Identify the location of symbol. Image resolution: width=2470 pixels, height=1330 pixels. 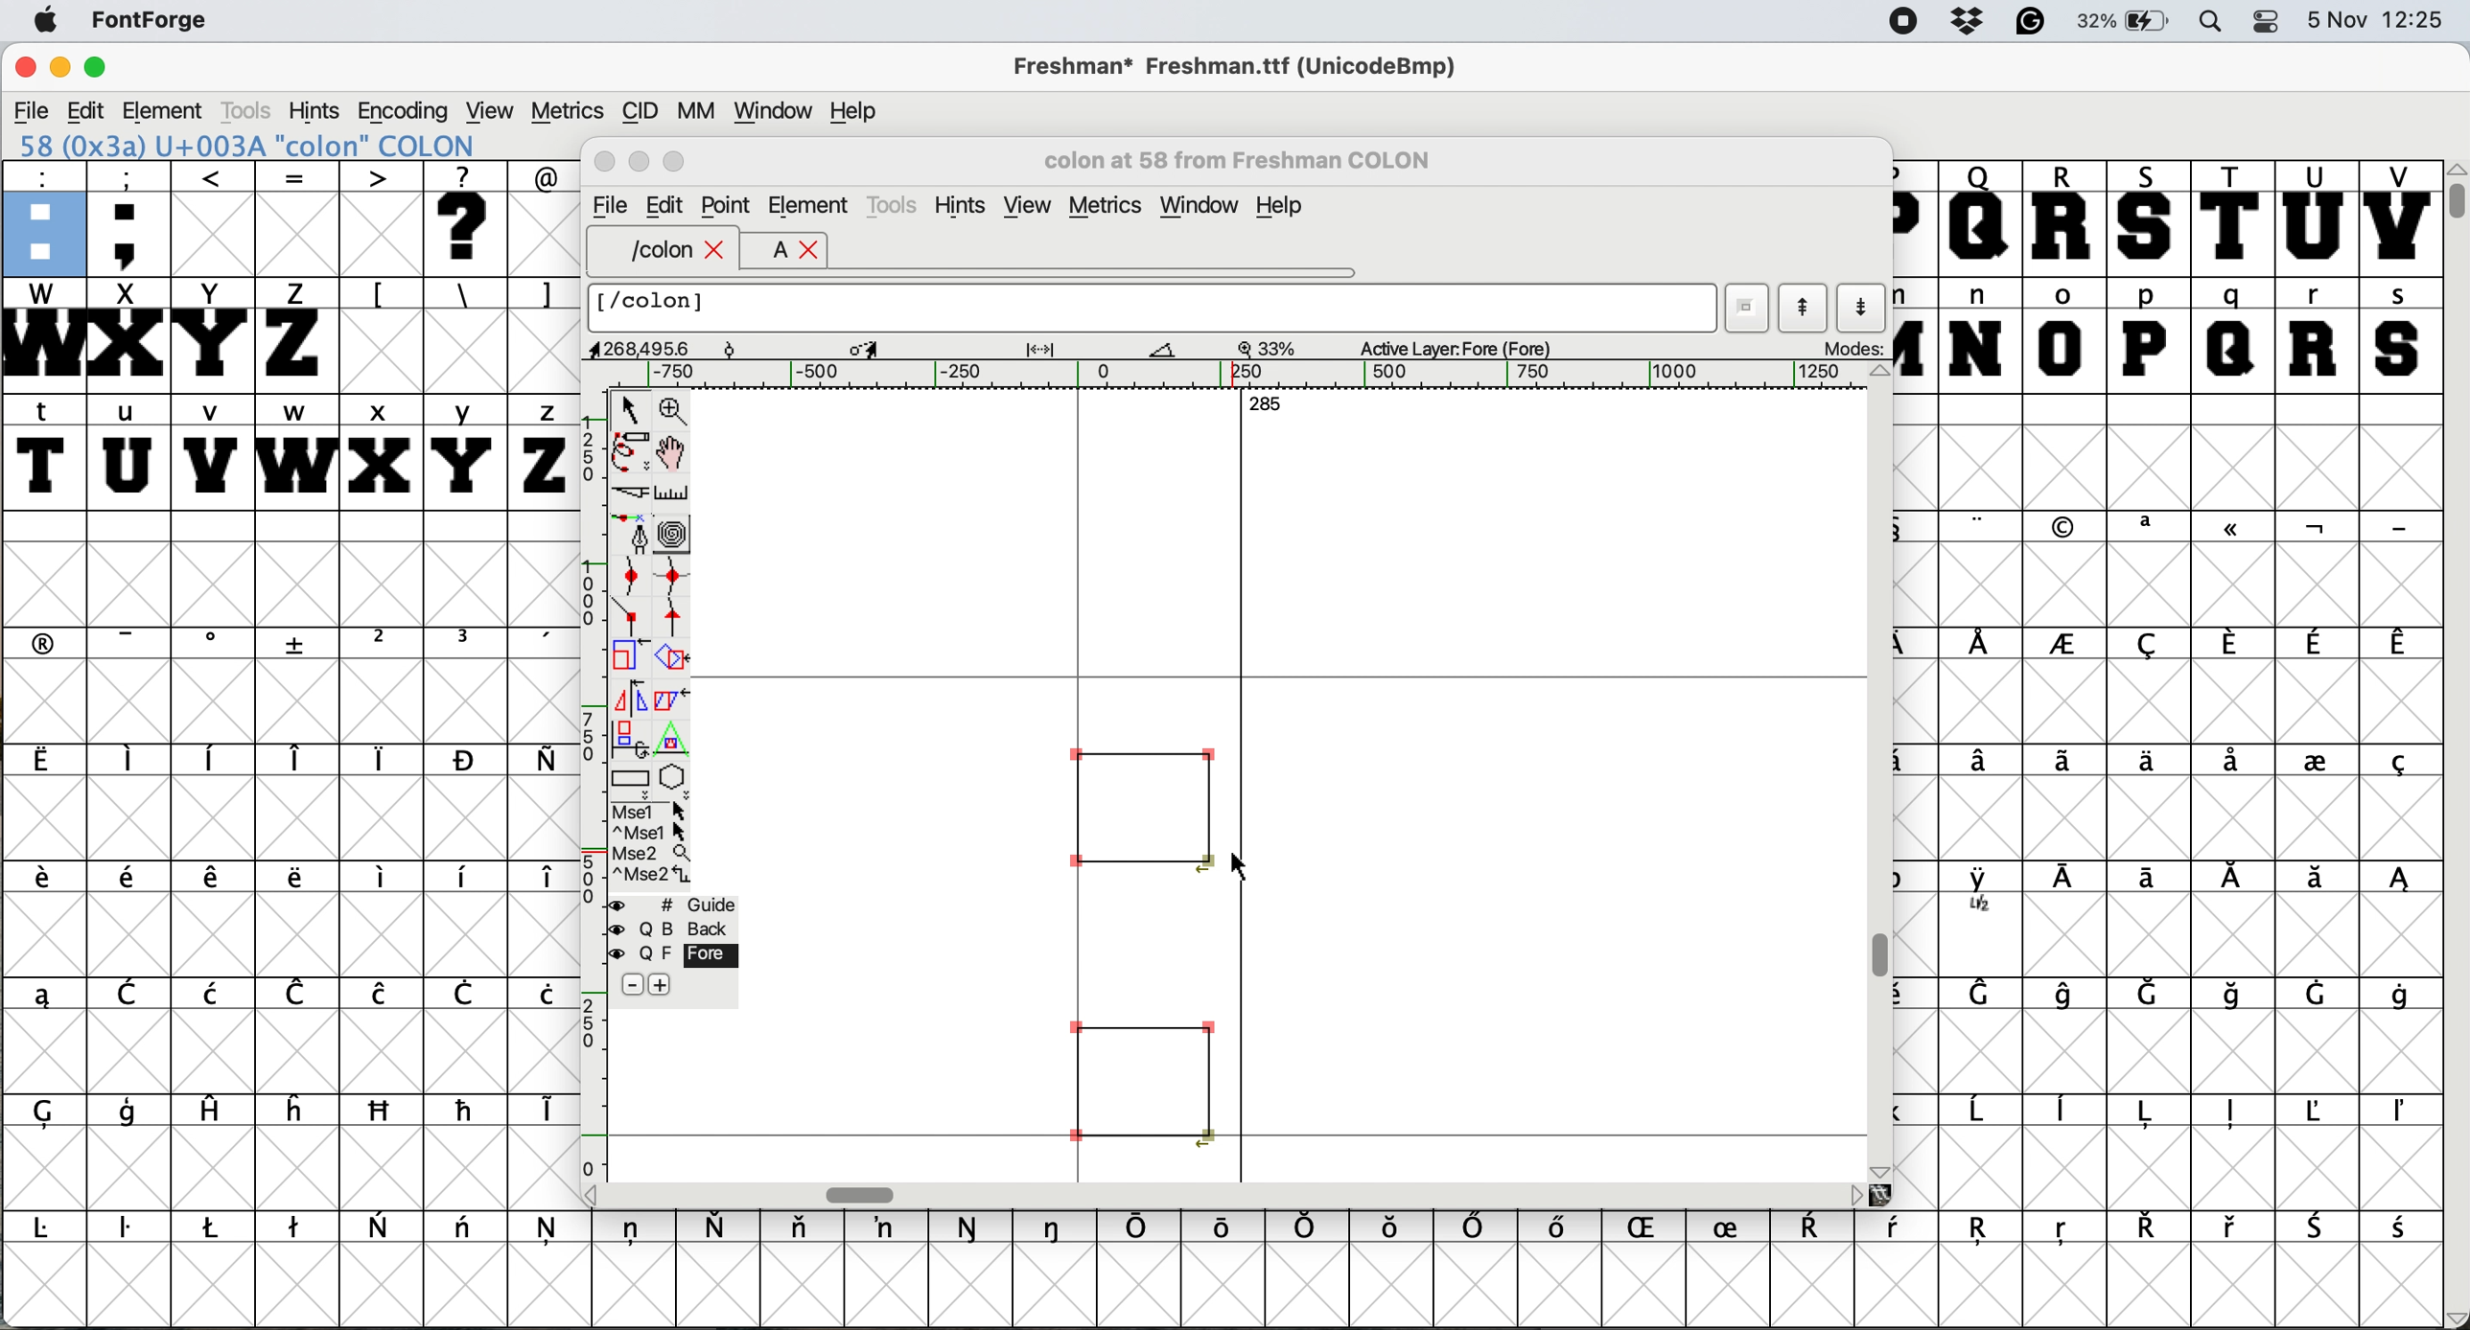
(2155, 992).